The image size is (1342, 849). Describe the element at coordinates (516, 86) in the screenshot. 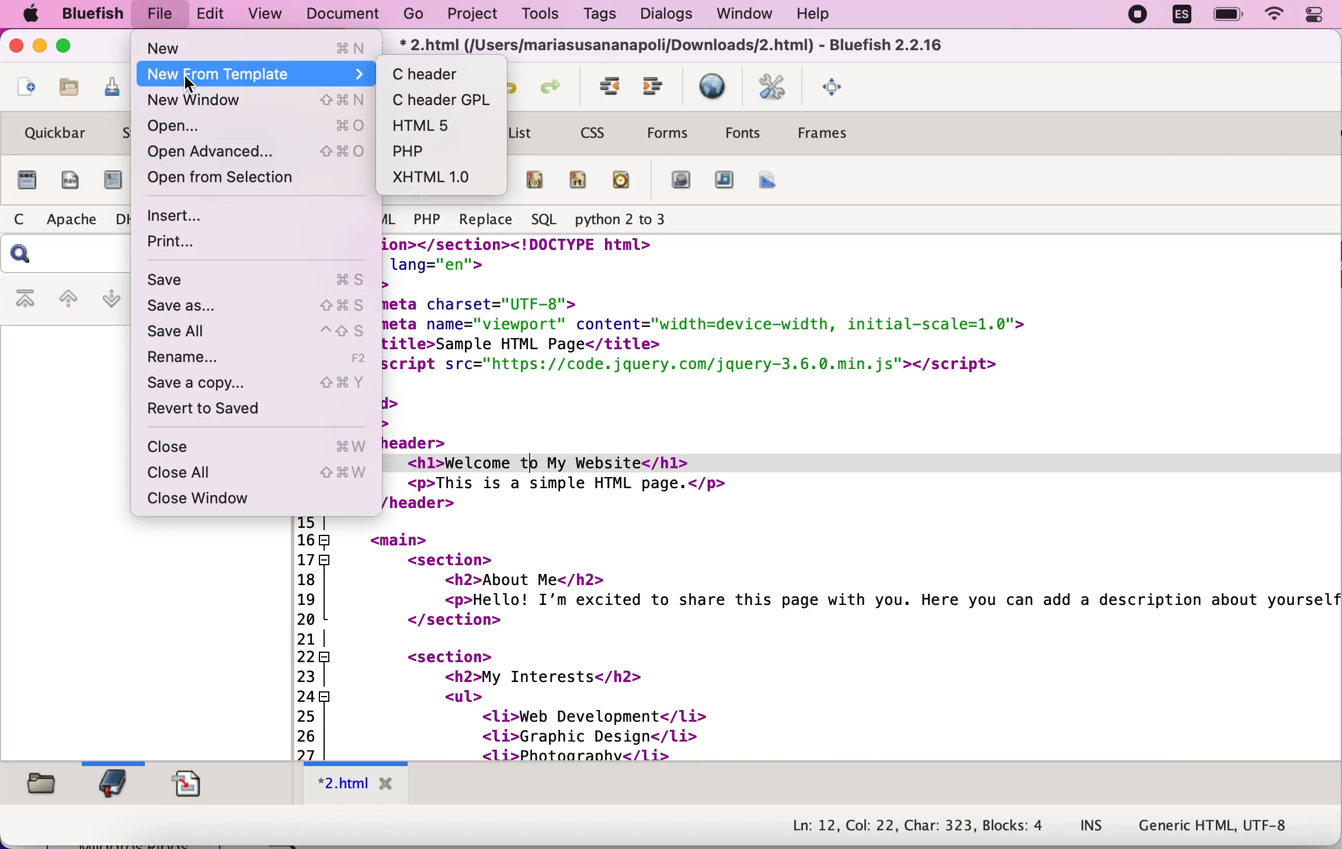

I see `undo` at that location.